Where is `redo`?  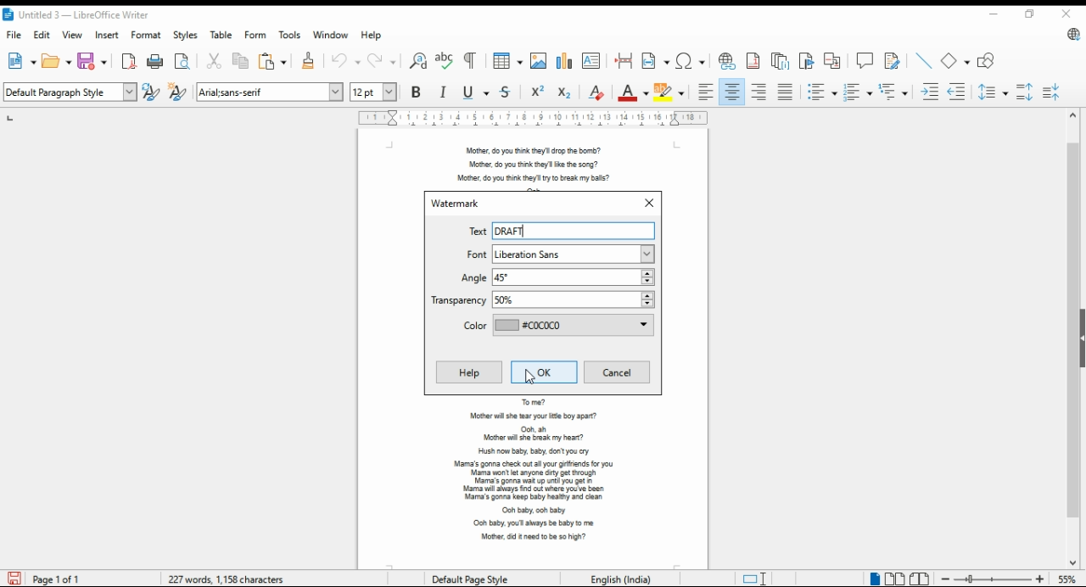
redo is located at coordinates (381, 60).